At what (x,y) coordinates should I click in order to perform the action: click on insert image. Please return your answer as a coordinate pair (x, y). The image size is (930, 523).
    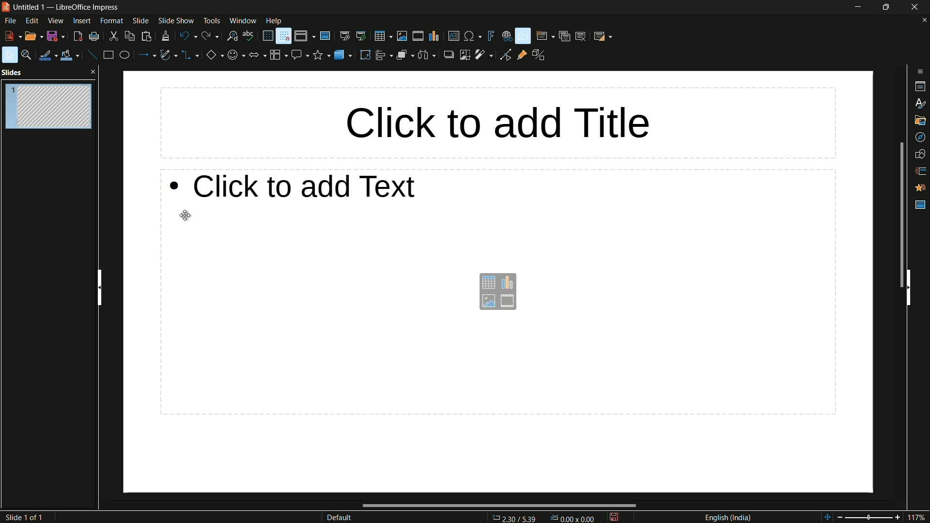
    Looking at the image, I should click on (489, 302).